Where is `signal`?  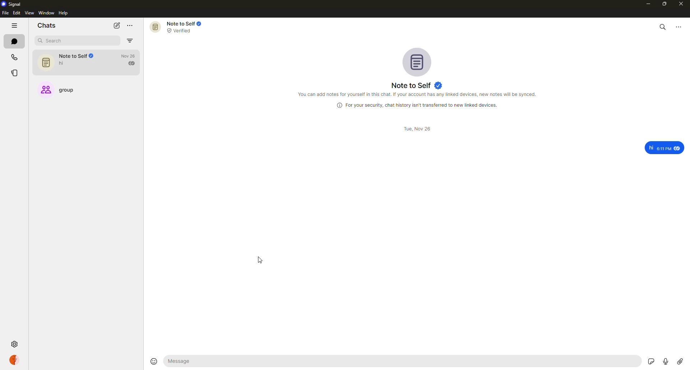 signal is located at coordinates (12, 4).